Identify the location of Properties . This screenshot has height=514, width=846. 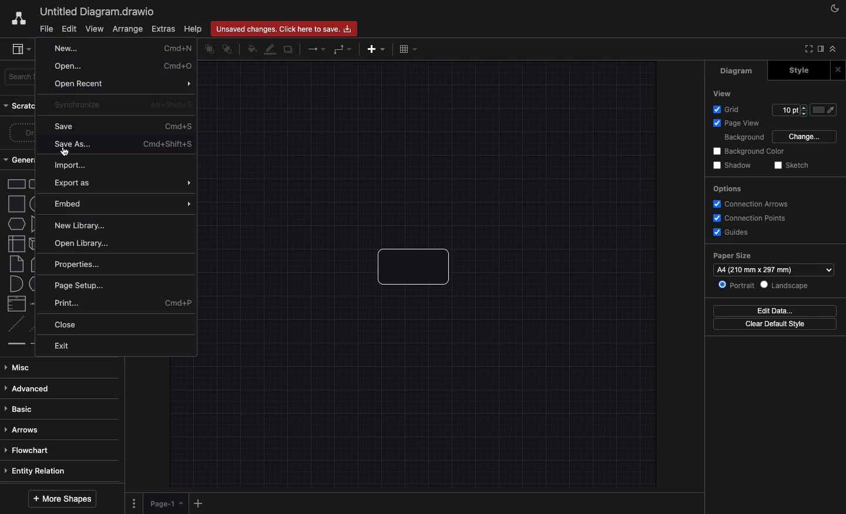
(80, 266).